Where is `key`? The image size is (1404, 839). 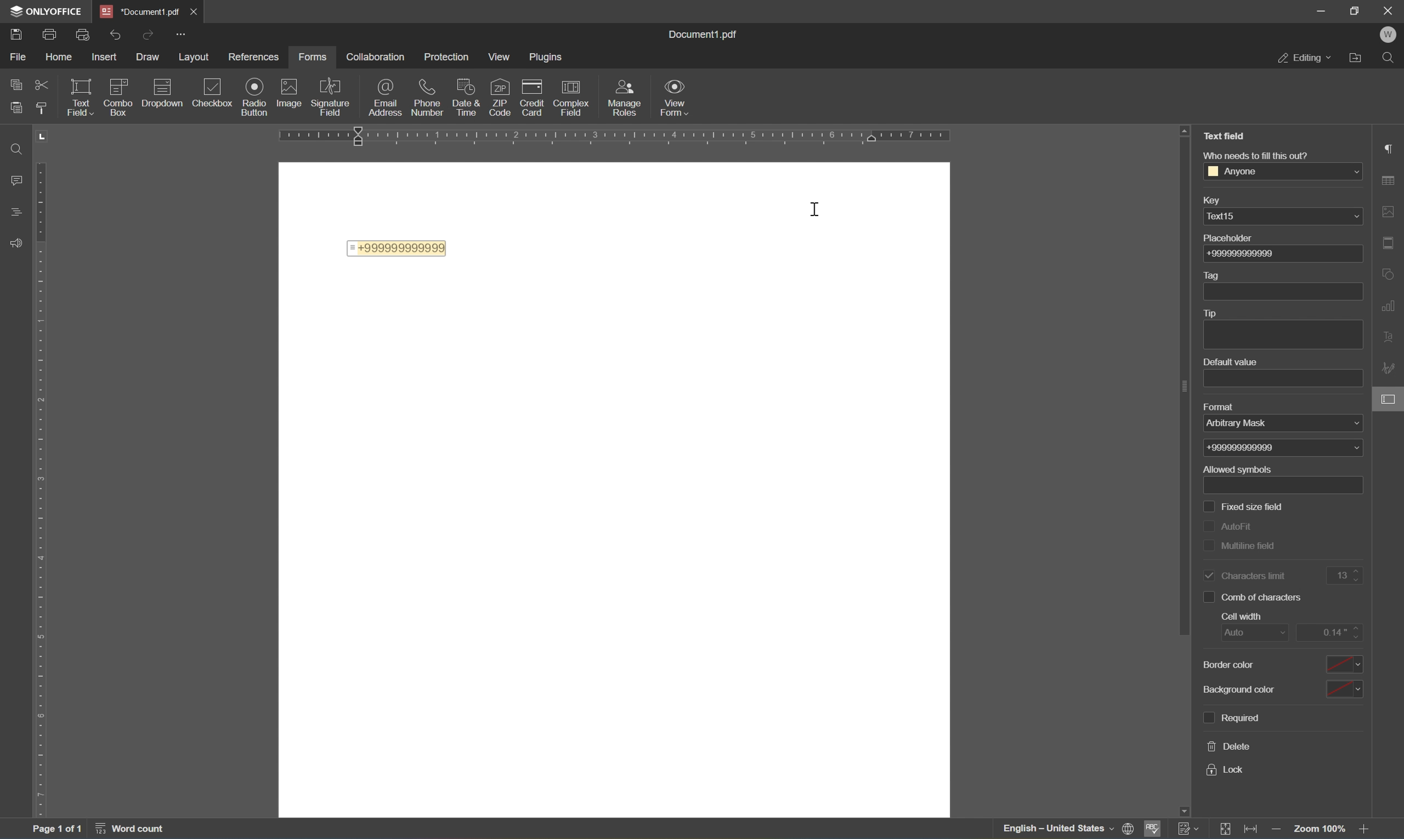
key is located at coordinates (1219, 200).